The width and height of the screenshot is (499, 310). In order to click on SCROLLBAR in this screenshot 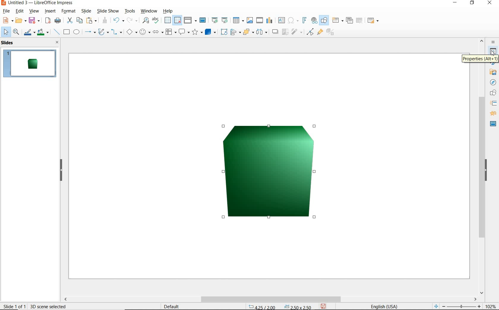, I will do `click(481, 179)`.